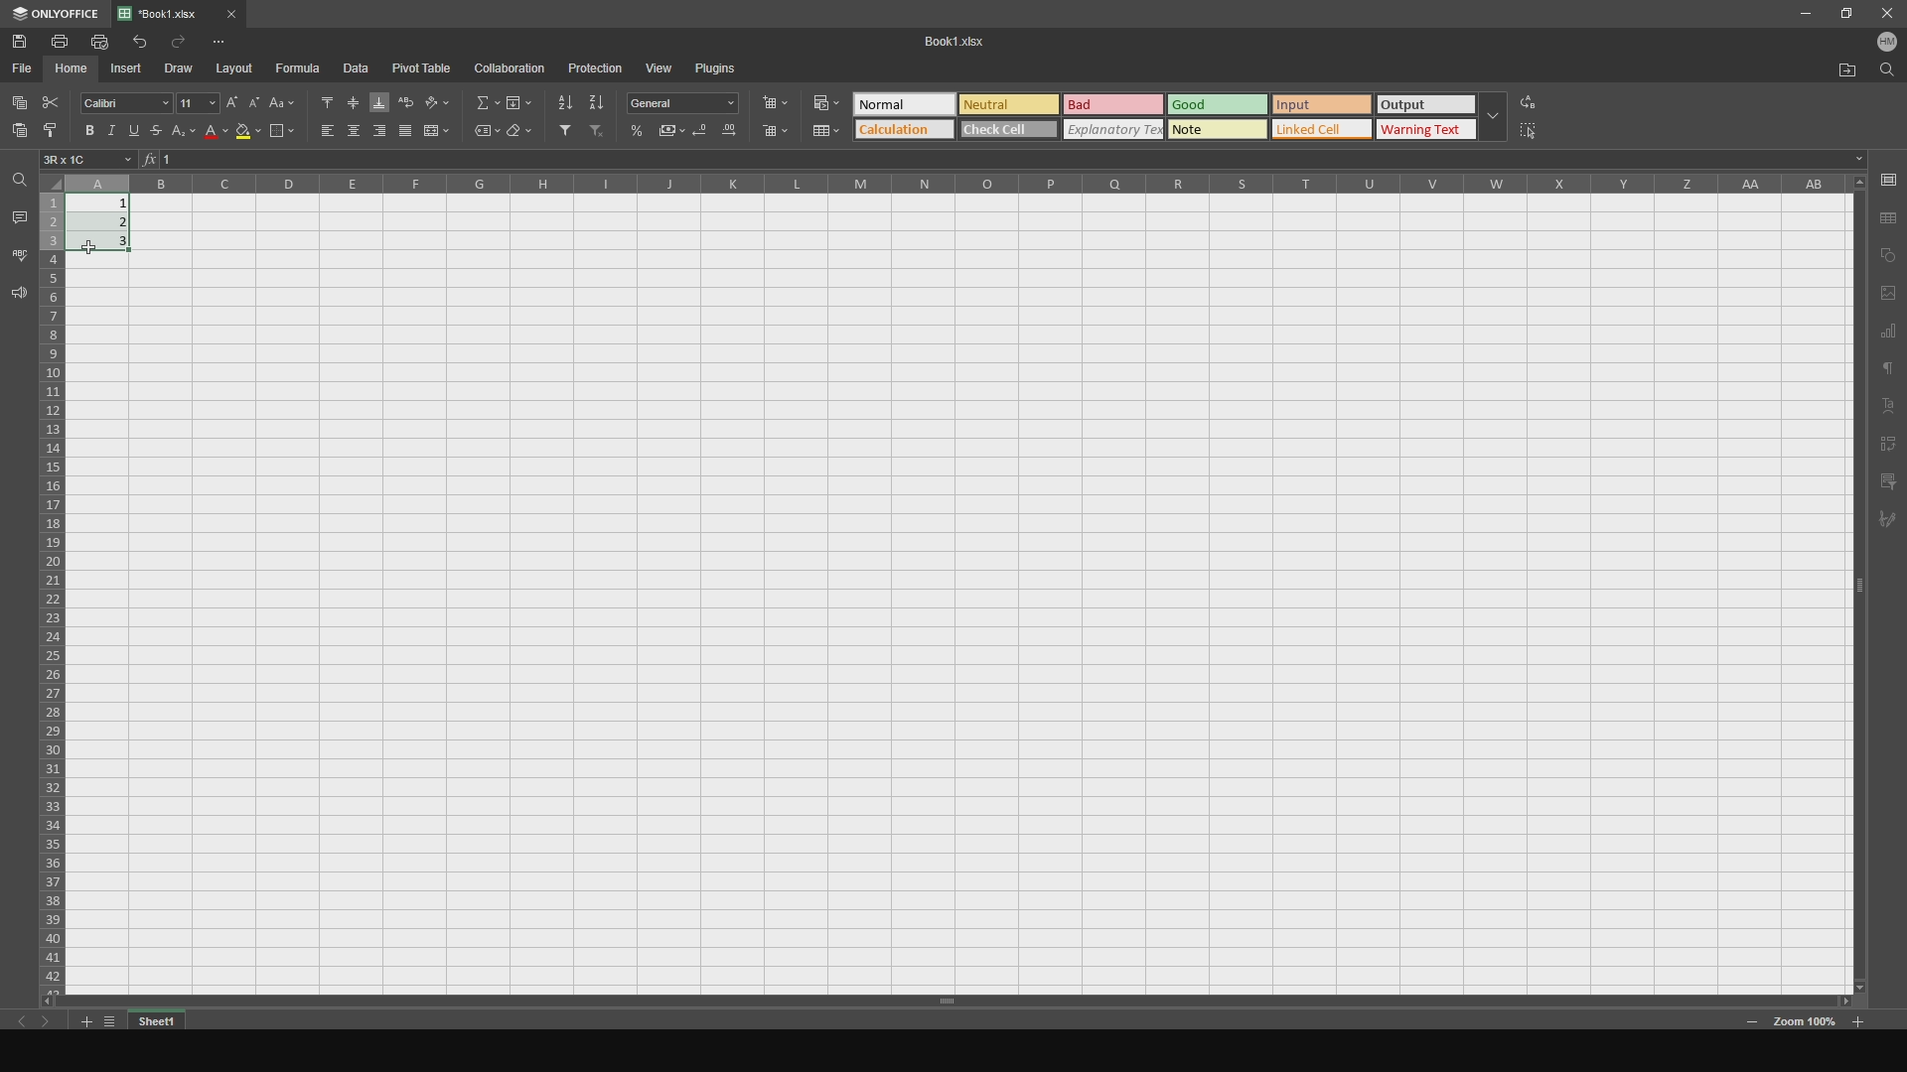 This screenshot has width=1907, height=1072. Describe the element at coordinates (704, 133) in the screenshot. I see `` at that location.